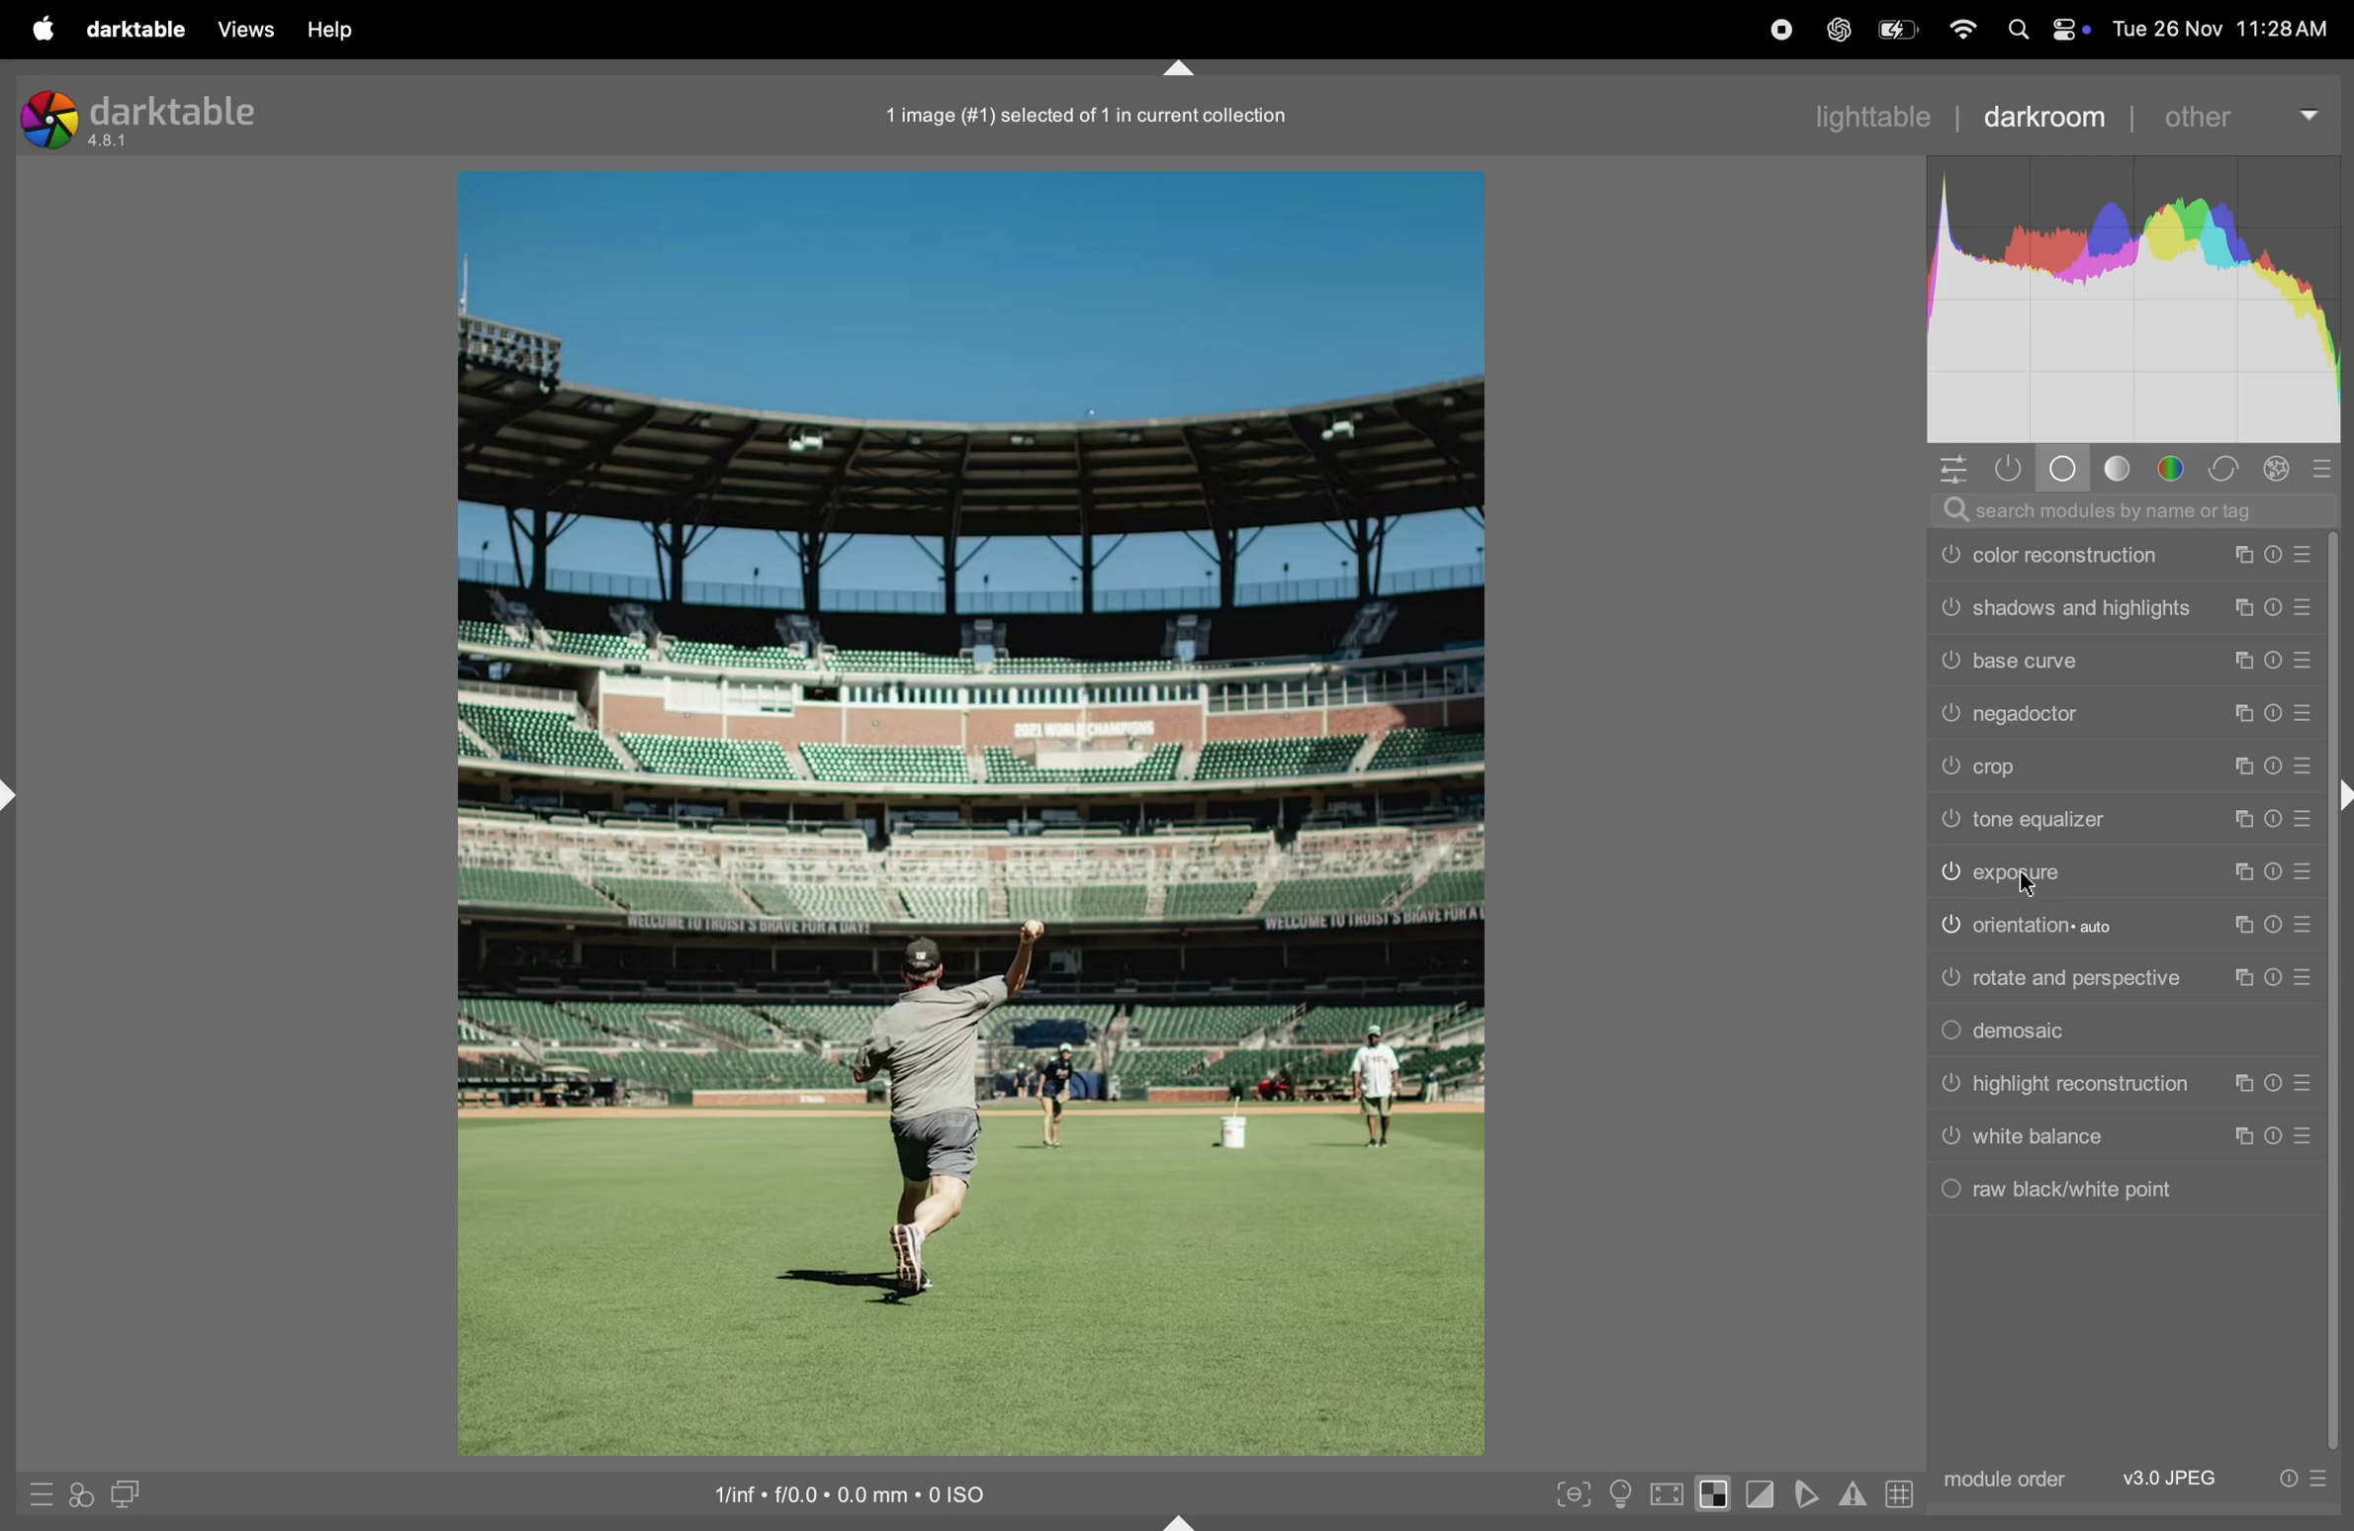 The image size is (2354, 1531). Describe the element at coordinates (2271, 767) in the screenshot. I see `reset presets` at that location.